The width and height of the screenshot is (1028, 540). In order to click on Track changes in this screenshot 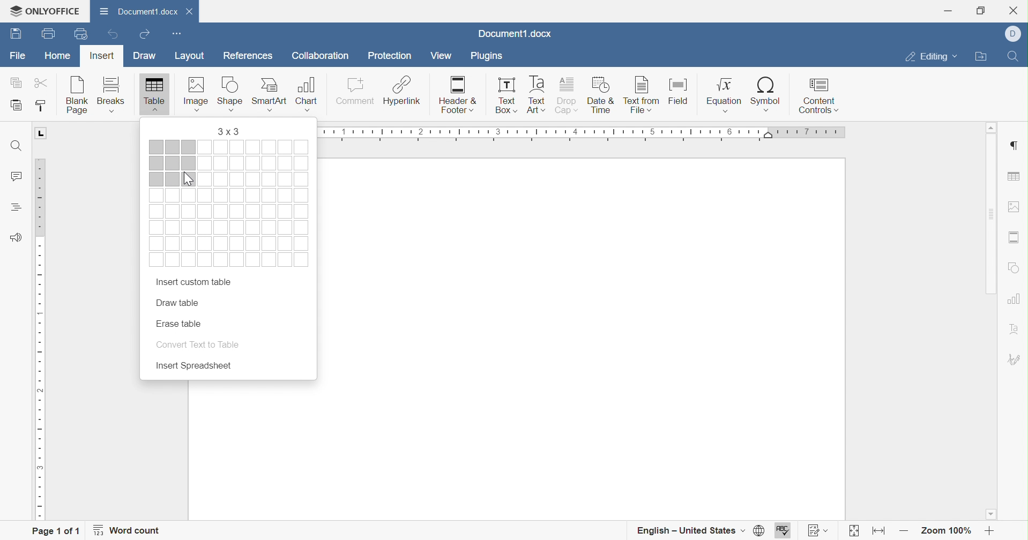, I will do `click(819, 530)`.